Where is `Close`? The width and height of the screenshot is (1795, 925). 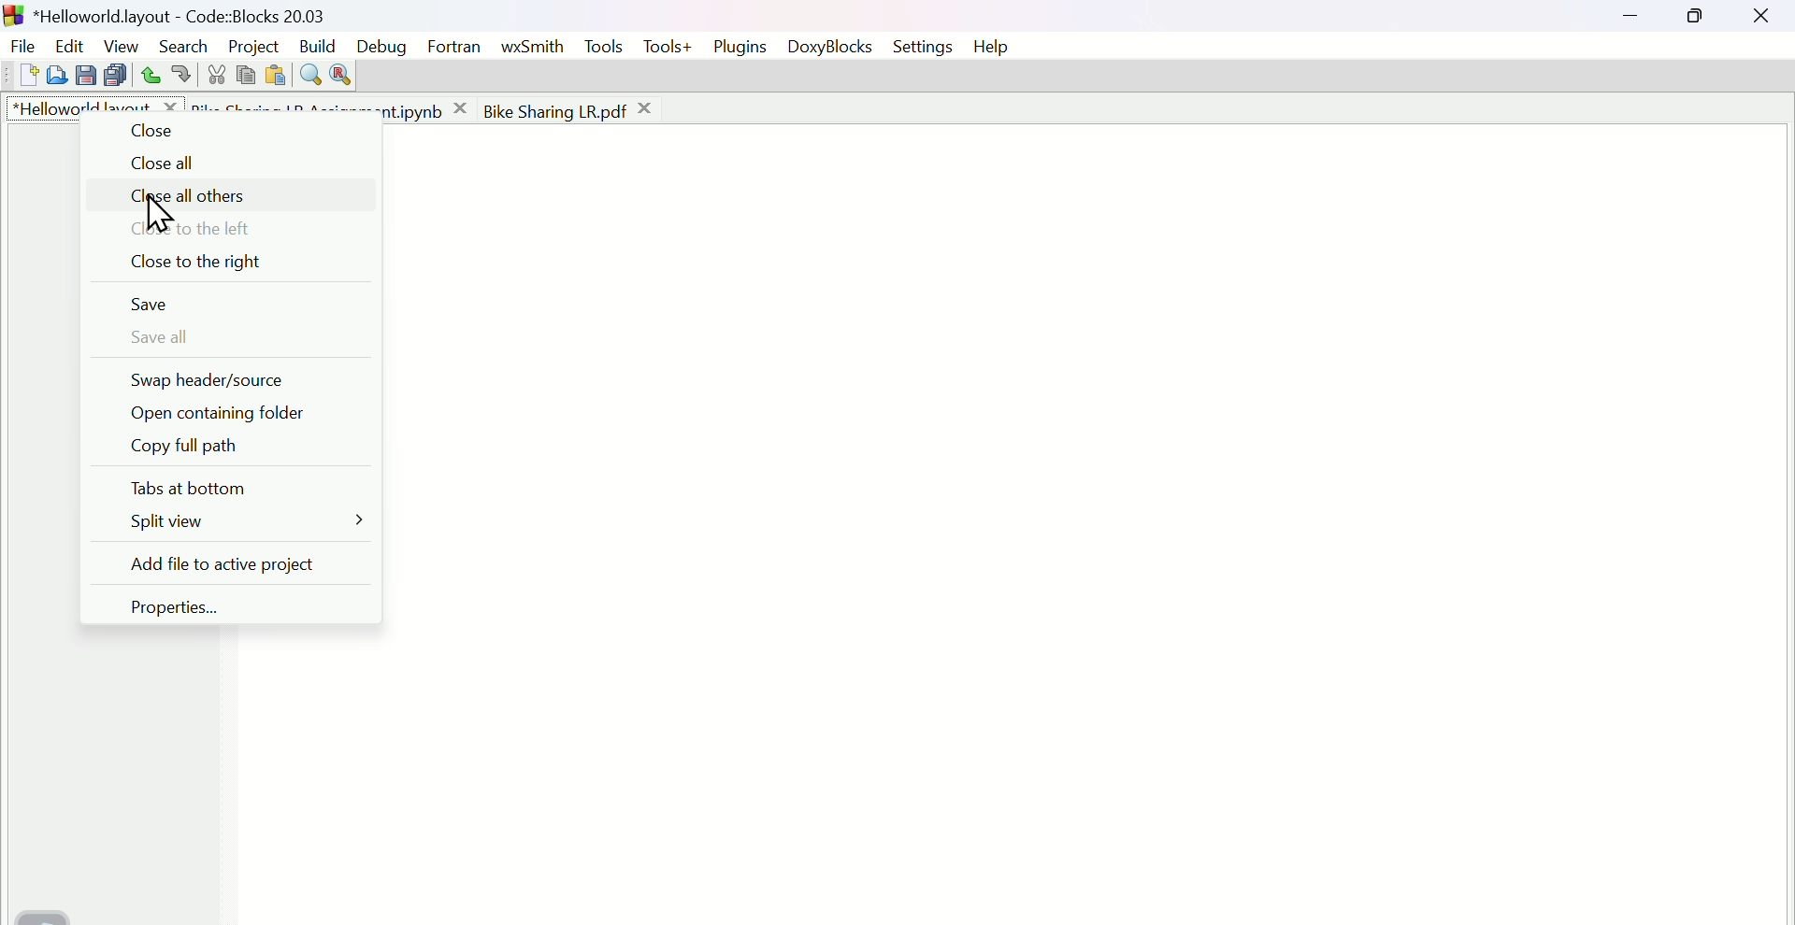 Close is located at coordinates (151, 134).